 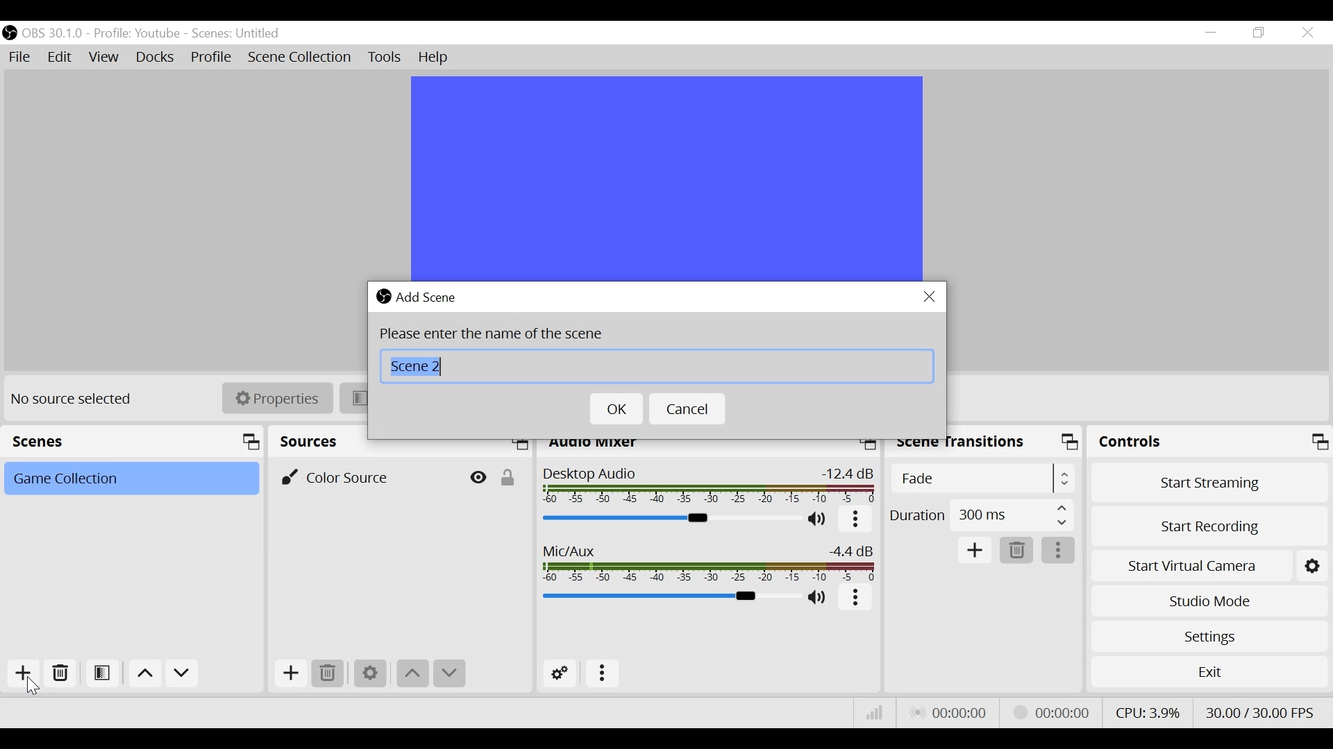 I want to click on Add, so click(x=975, y=550).